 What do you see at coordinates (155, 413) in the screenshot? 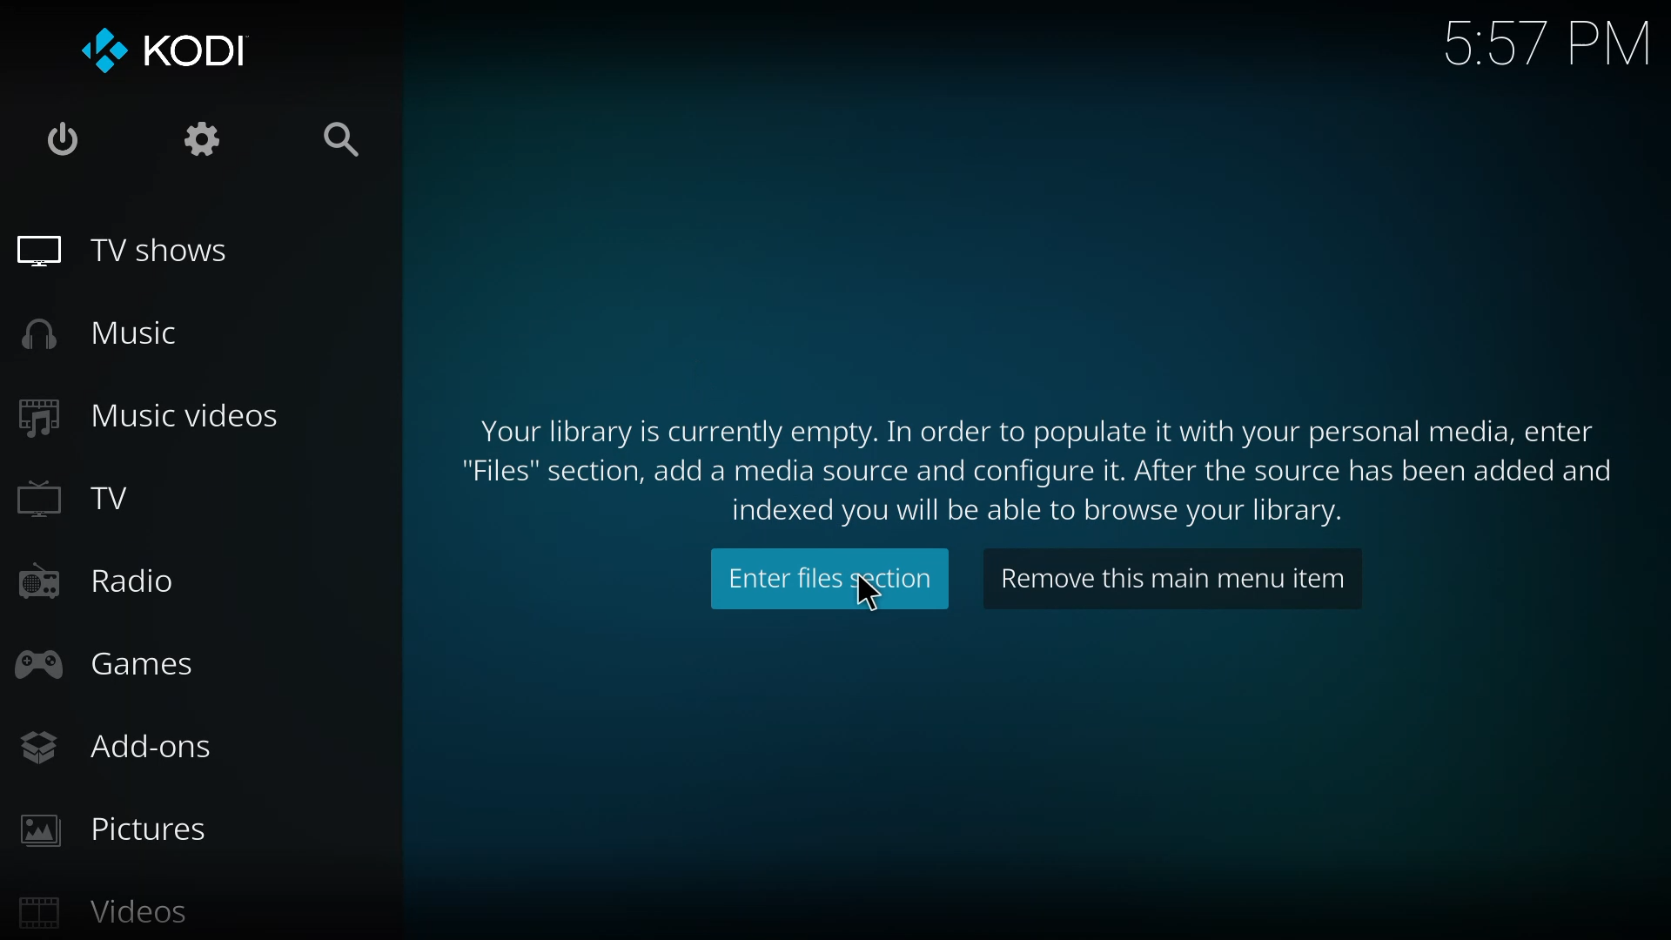
I see `music videos` at bounding box center [155, 413].